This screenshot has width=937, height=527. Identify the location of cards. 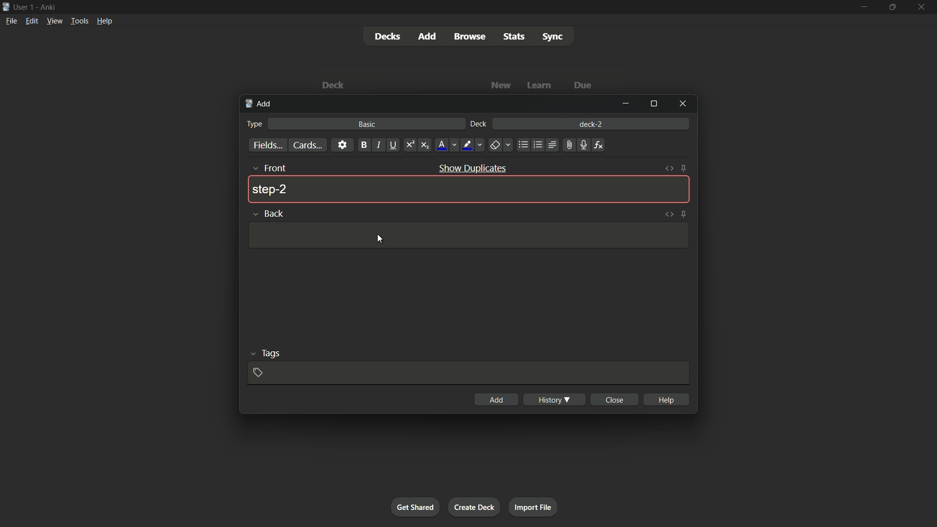
(308, 145).